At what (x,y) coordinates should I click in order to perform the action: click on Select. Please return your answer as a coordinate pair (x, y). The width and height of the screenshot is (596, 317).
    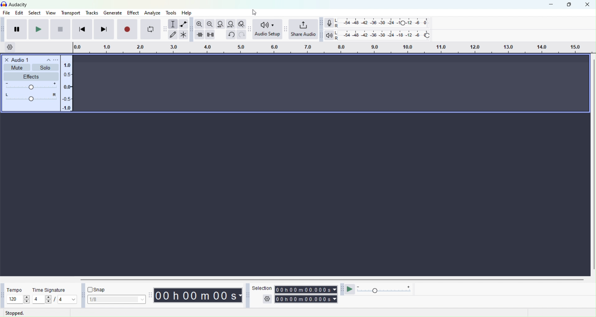
    Looking at the image, I should click on (34, 13).